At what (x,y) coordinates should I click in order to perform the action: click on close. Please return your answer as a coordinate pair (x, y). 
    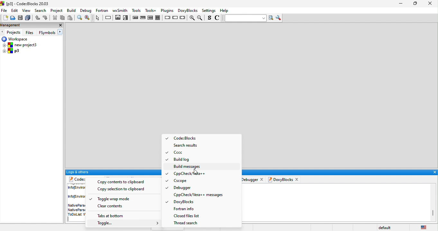
    Looking at the image, I should click on (60, 25).